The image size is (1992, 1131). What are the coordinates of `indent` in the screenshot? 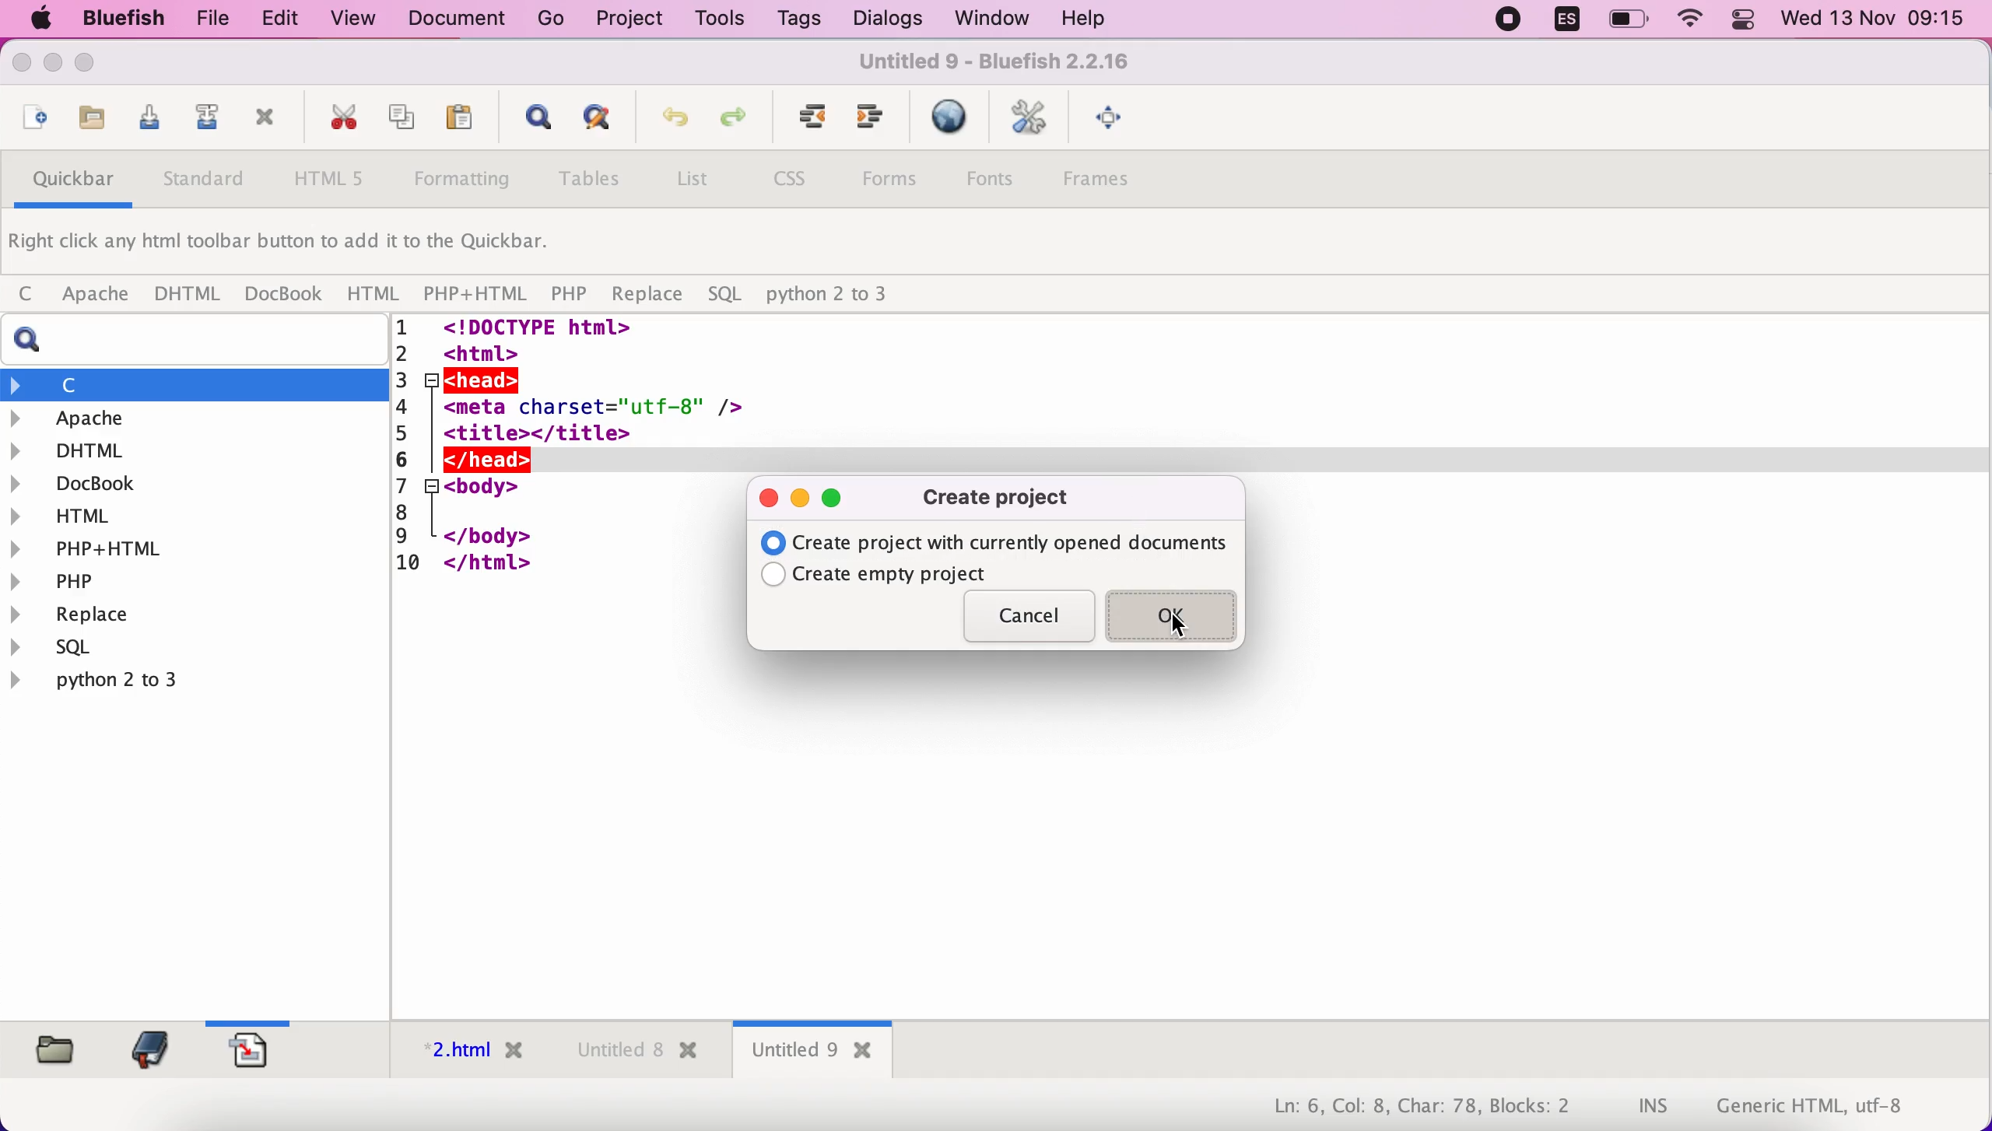 It's located at (870, 122).